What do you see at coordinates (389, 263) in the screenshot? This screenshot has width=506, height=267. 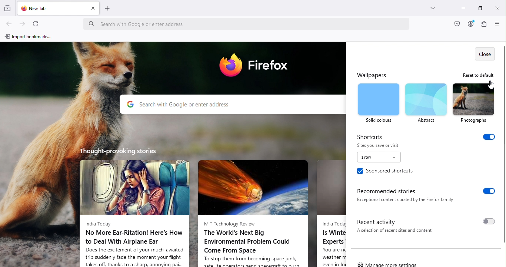 I see `Manage more settings` at bounding box center [389, 263].